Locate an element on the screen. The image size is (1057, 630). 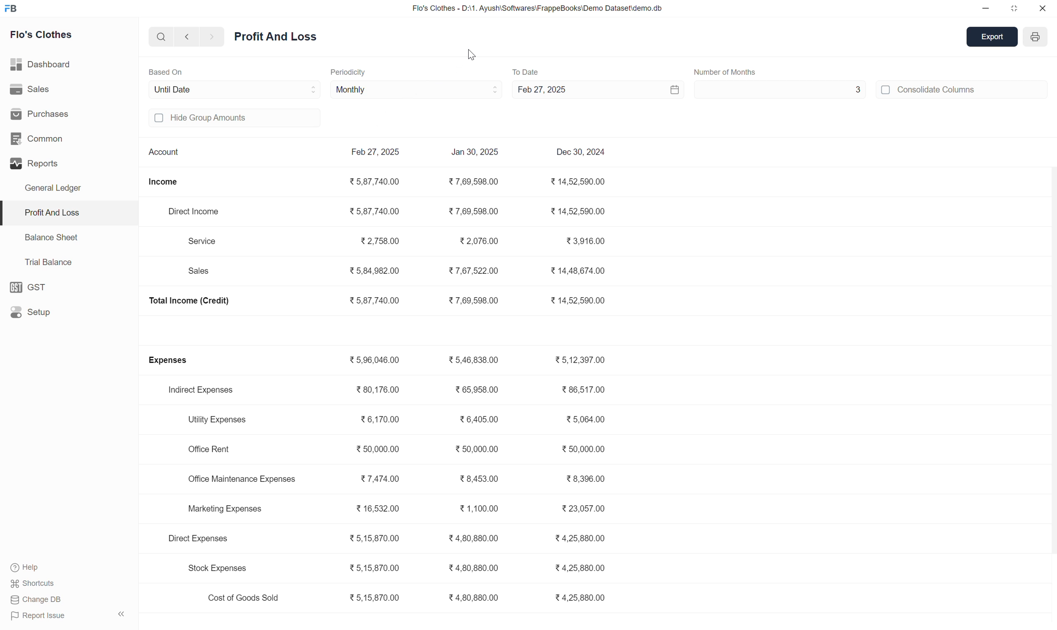
₹5,96,046.00 is located at coordinates (371, 360).